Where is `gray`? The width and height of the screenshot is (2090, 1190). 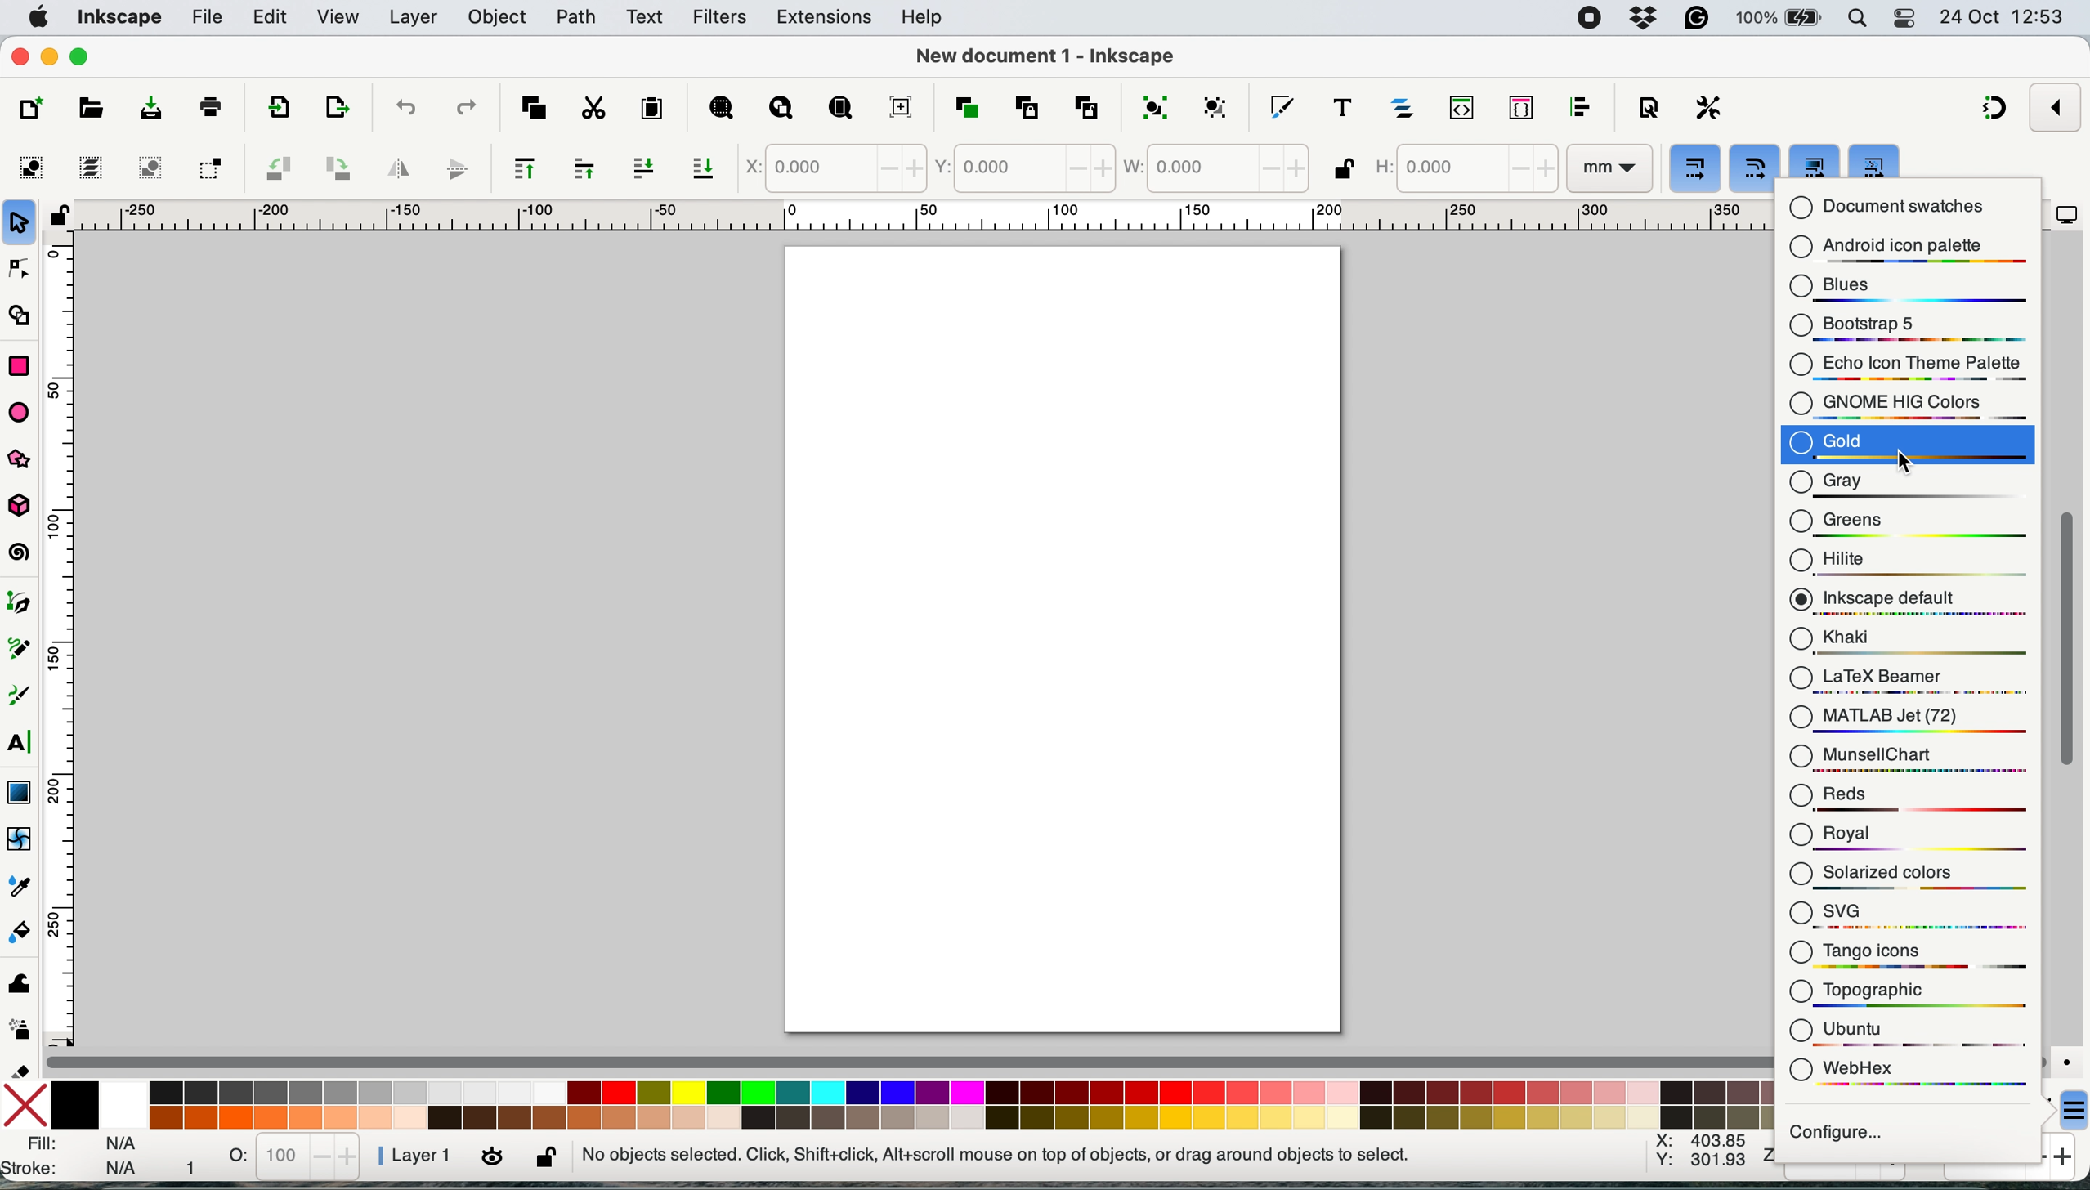 gray is located at coordinates (1901, 485).